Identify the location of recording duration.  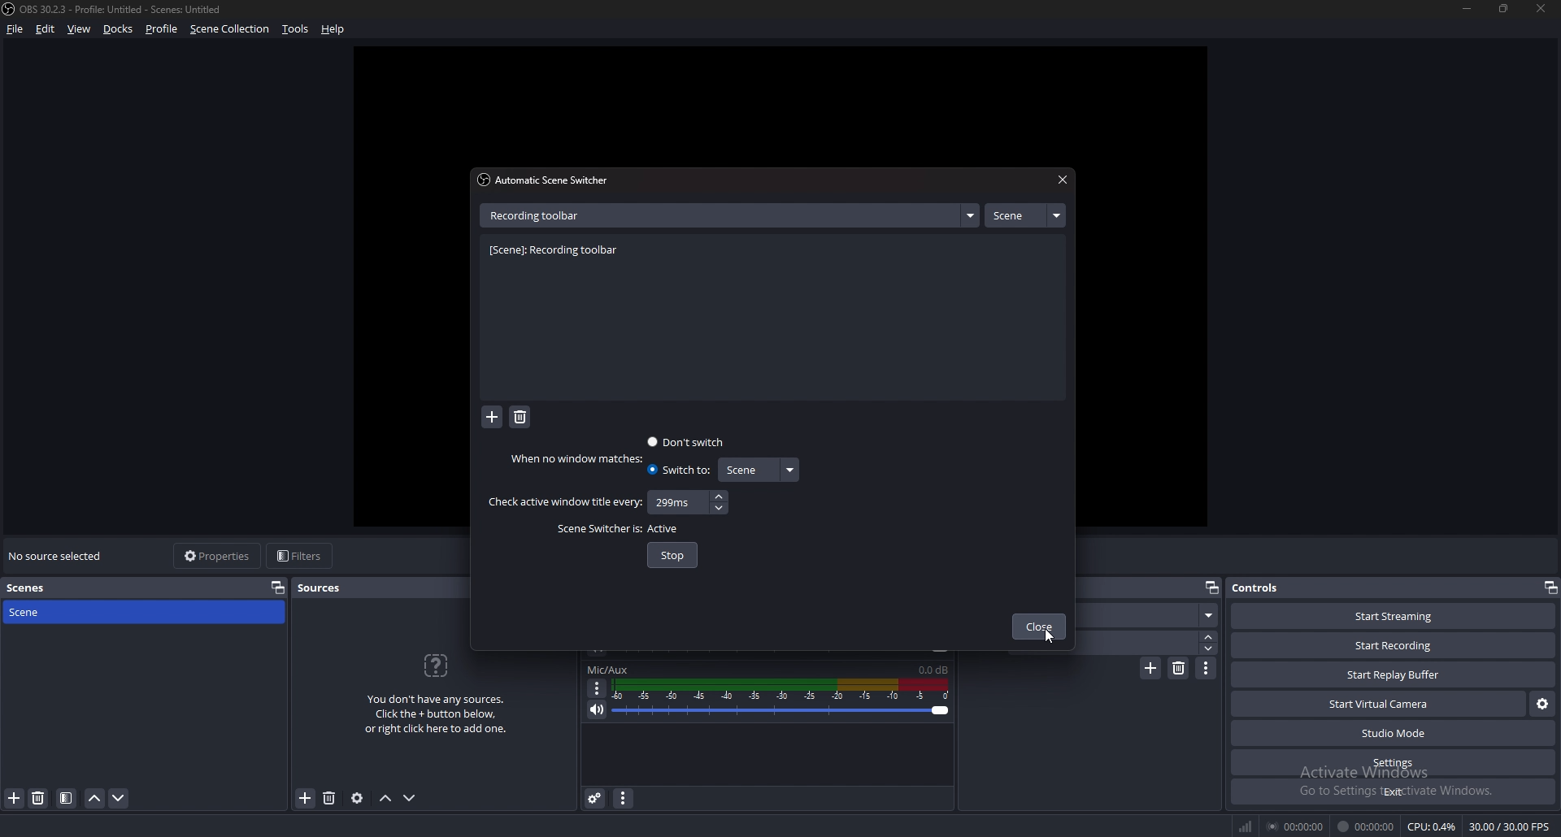
(1367, 826).